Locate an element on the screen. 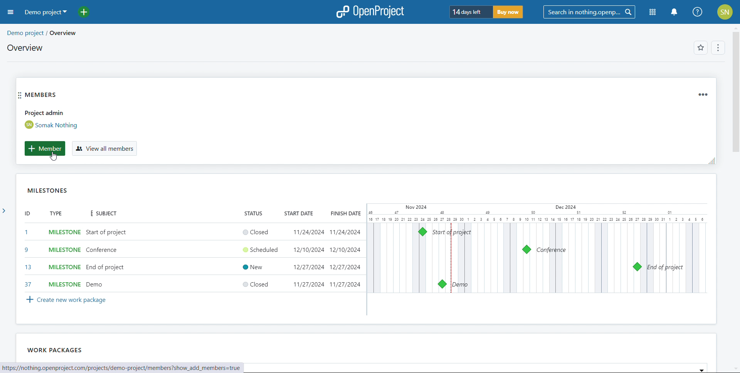  set type is located at coordinates (63, 232).